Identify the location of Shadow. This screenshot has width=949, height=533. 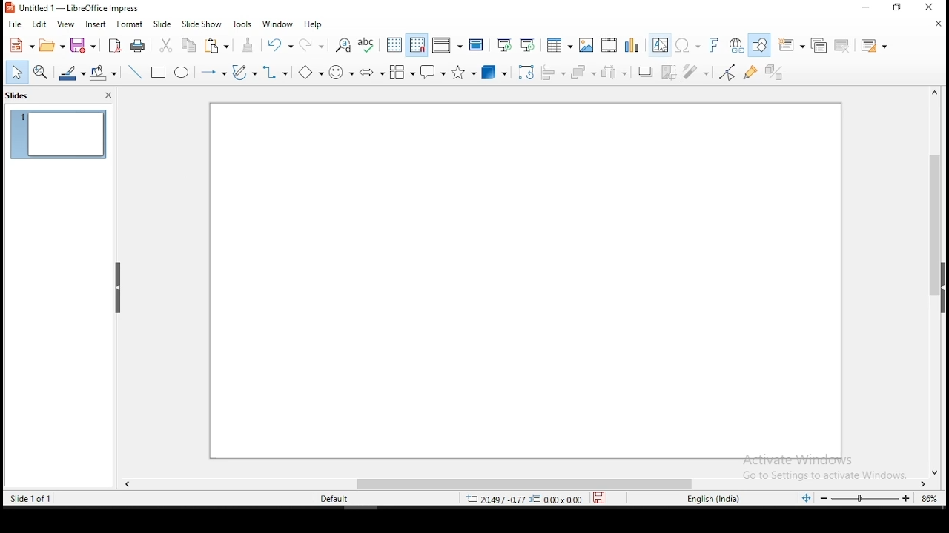
(646, 73).